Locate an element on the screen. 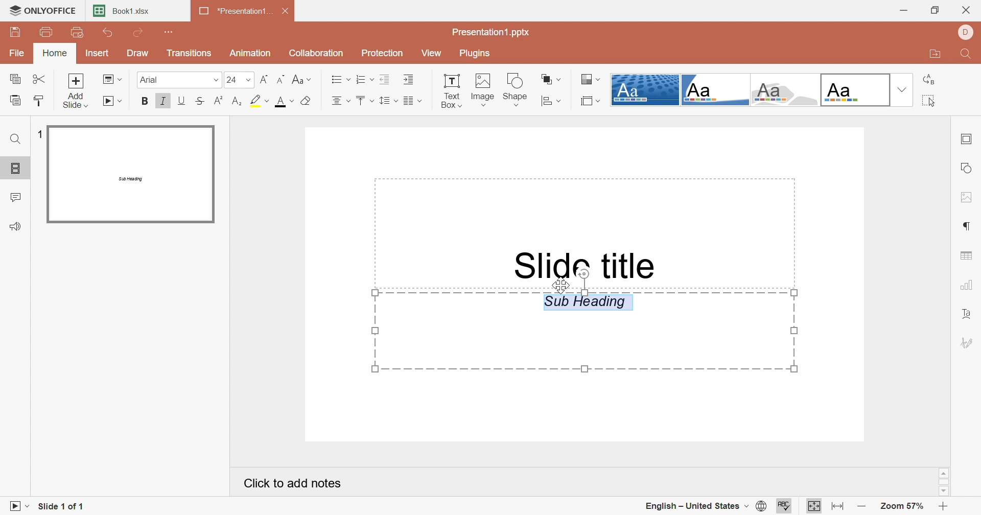 Image resolution: width=981 pixels, height=515 pixels. Set document language is located at coordinates (762, 505).